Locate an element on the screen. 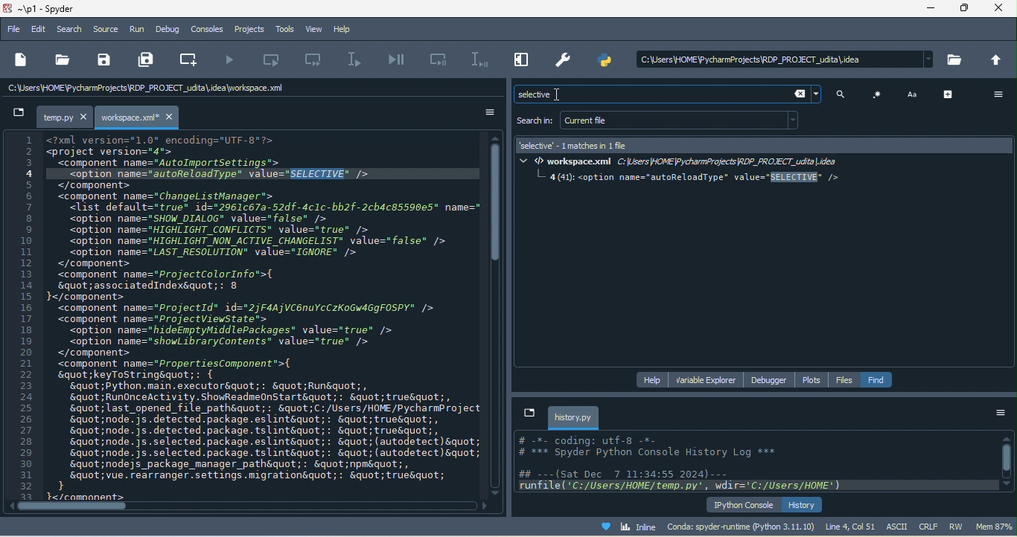 The image size is (1017, 537). history.py tab is located at coordinates (574, 417).